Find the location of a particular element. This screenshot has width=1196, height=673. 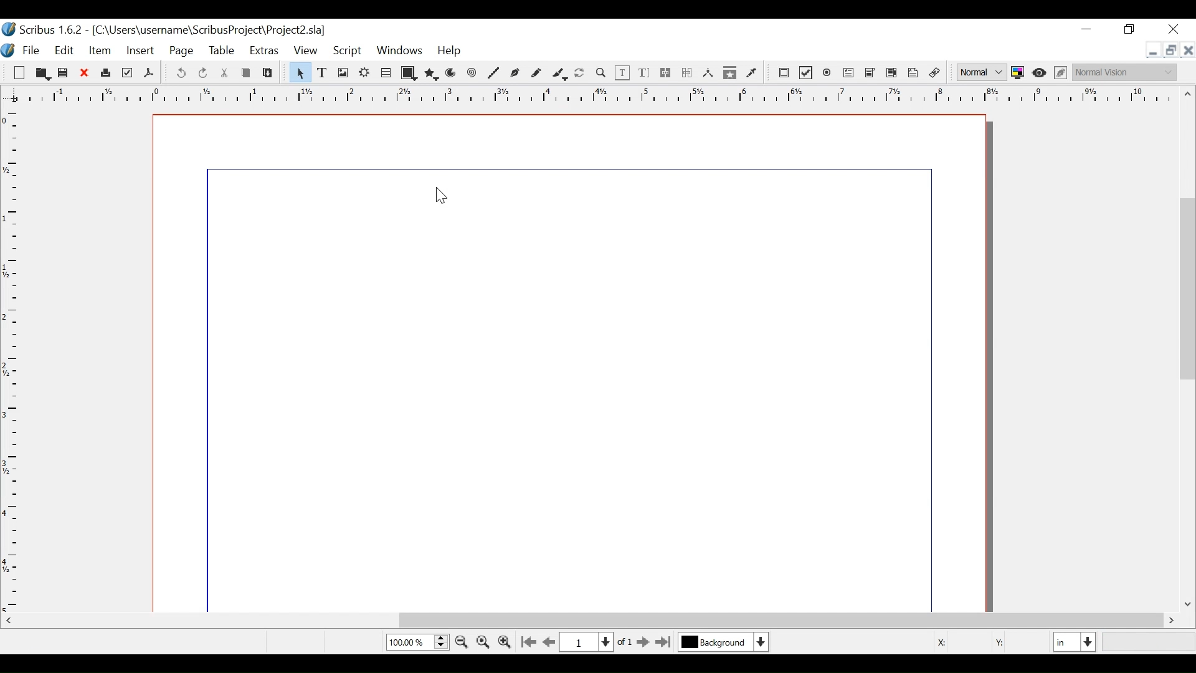

Vertical Rule is located at coordinates (12, 371).